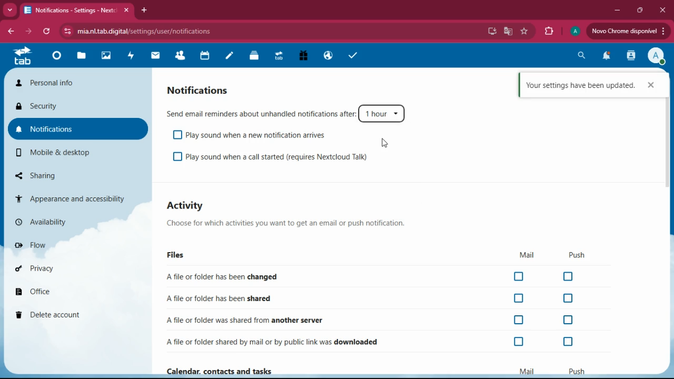 This screenshot has width=674, height=379. Describe the element at coordinates (178, 255) in the screenshot. I see `files` at that location.